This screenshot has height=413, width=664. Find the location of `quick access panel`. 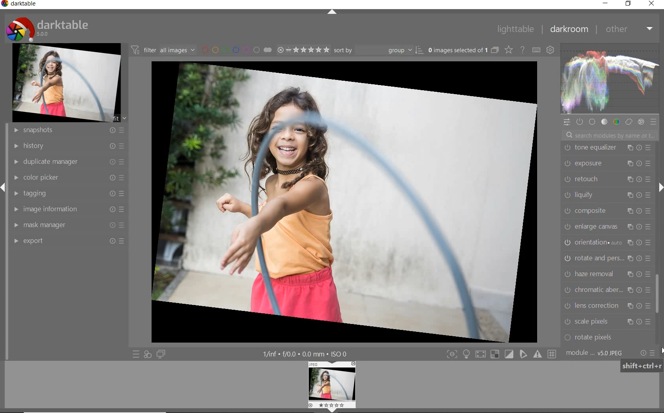

quick access panel is located at coordinates (566, 123).